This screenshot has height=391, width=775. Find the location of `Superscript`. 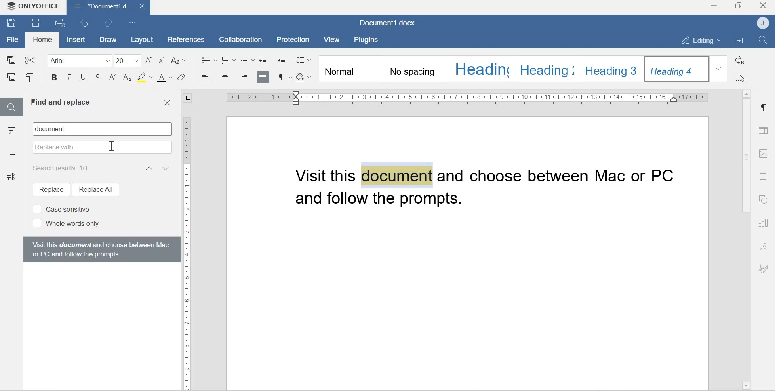

Superscript is located at coordinates (113, 78).